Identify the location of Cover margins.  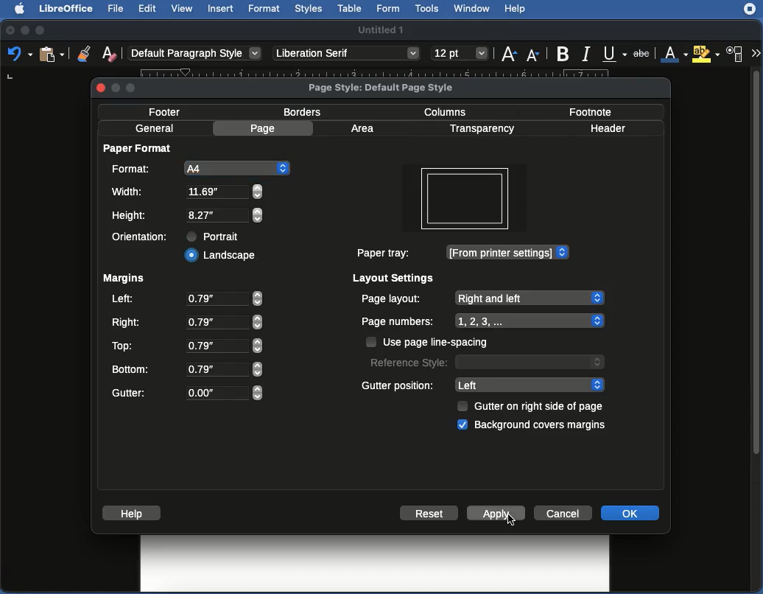
(543, 427).